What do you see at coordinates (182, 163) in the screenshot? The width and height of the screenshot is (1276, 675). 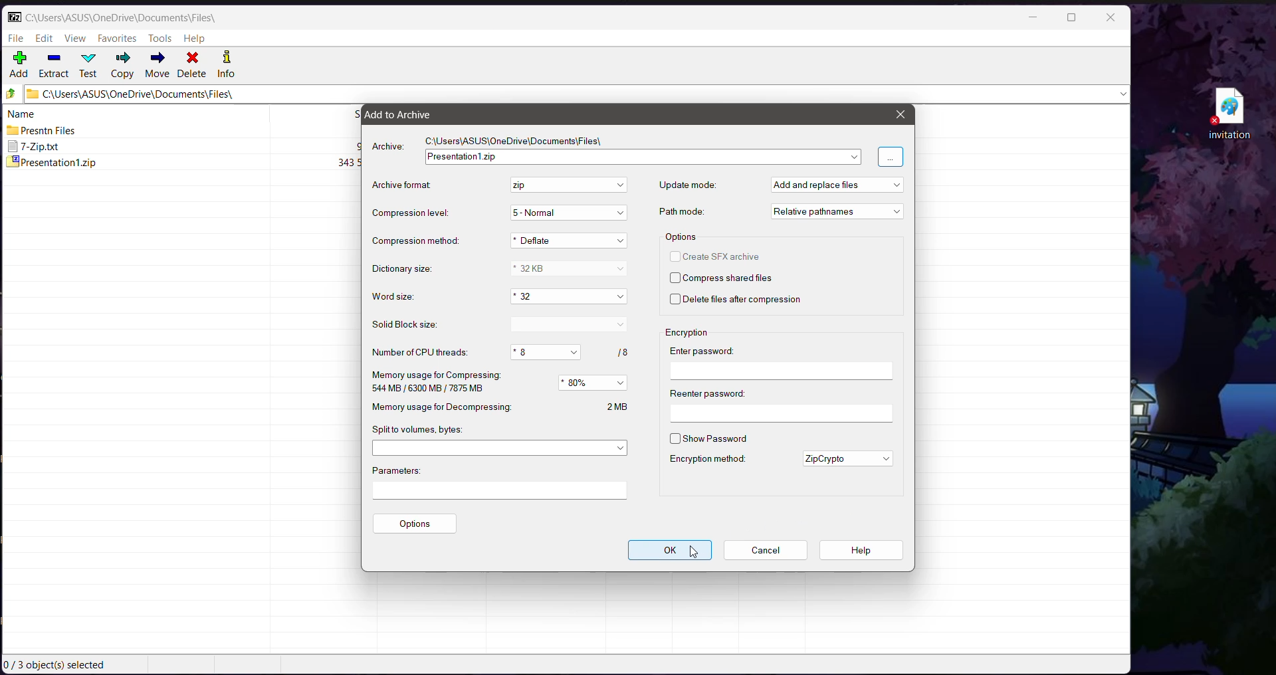 I see `presentationt.zip 343592 2024-11-211843 2024-11-20 23:06` at bounding box center [182, 163].